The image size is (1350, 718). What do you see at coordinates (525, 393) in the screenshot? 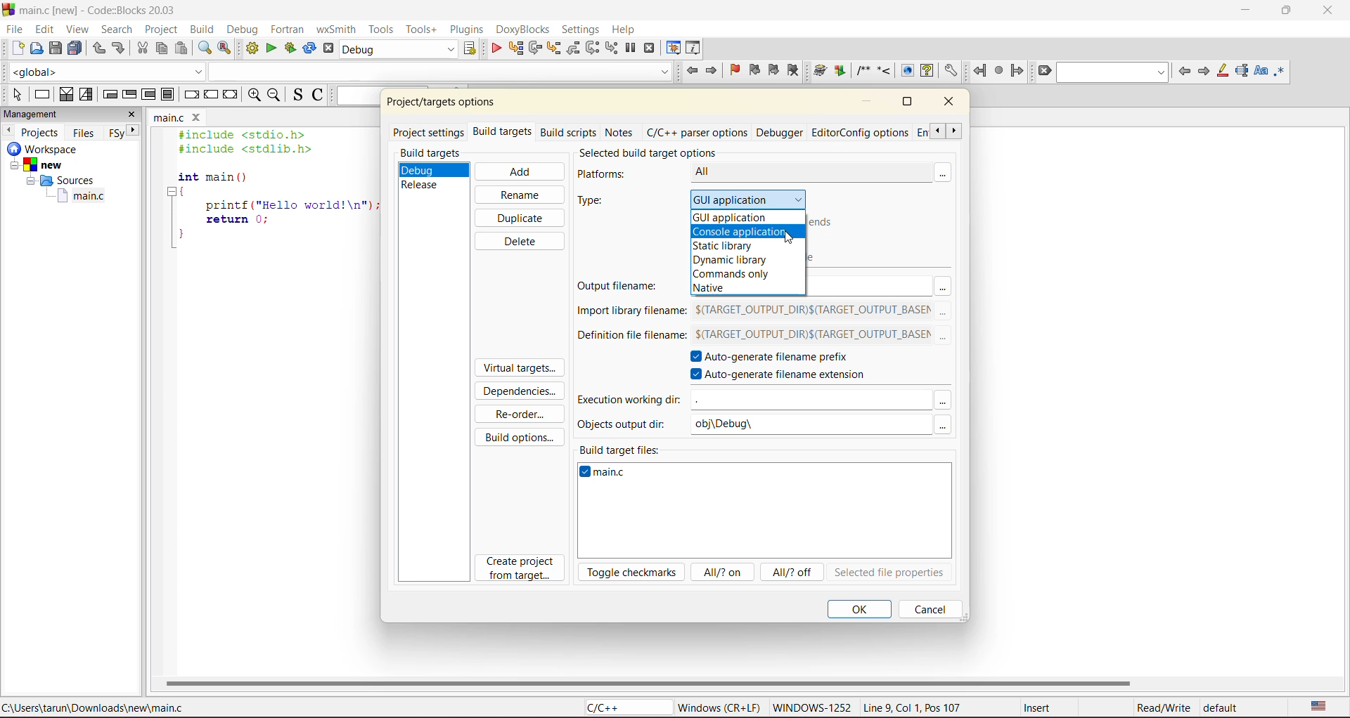
I see `dependencies` at bounding box center [525, 393].